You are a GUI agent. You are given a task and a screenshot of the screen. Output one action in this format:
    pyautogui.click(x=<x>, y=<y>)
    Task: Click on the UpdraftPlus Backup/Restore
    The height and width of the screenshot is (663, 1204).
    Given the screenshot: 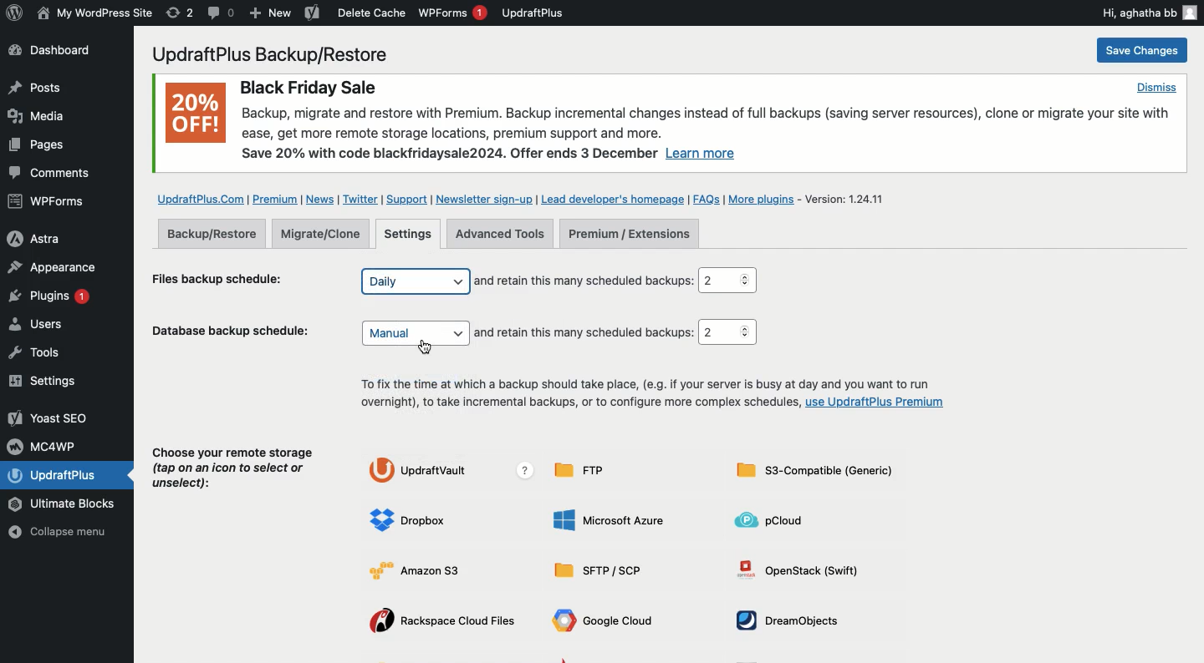 What is the action you would take?
    pyautogui.click(x=280, y=54)
    